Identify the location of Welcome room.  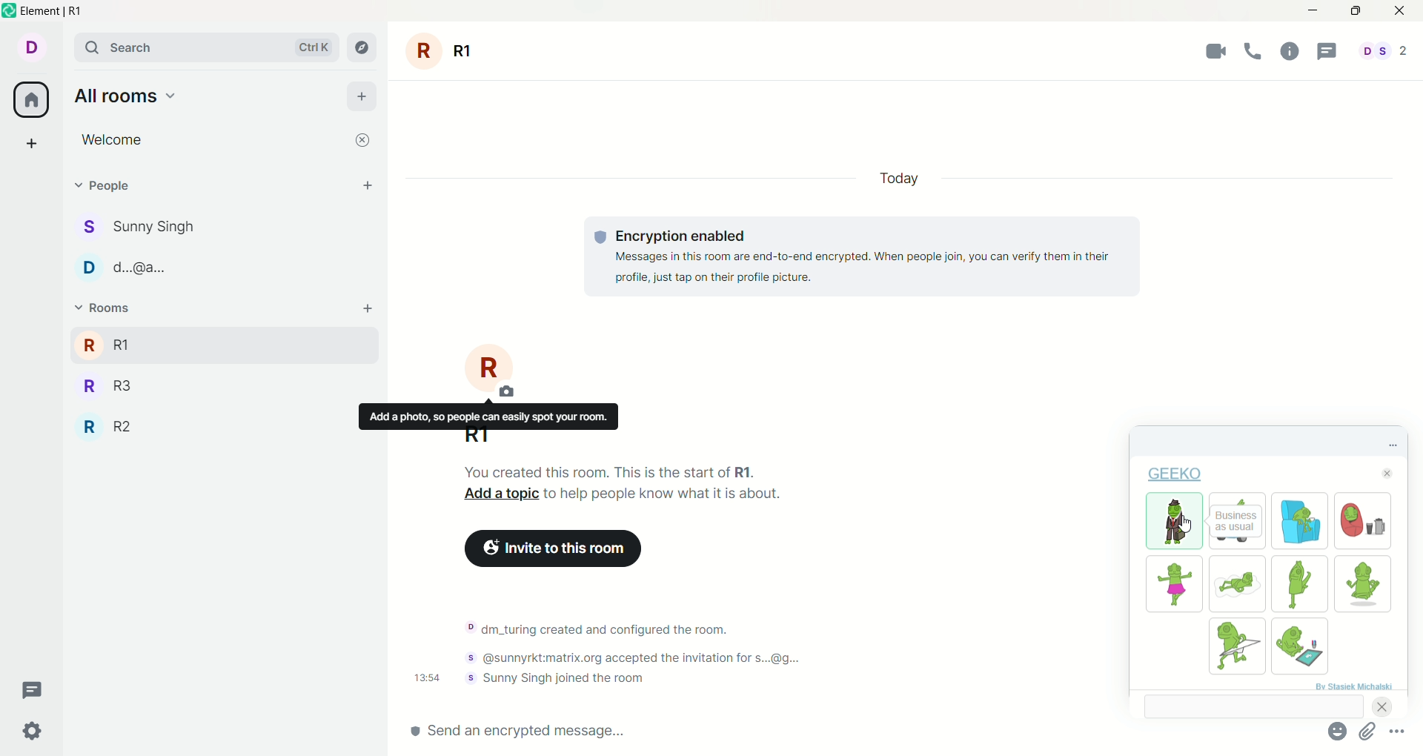
(210, 140).